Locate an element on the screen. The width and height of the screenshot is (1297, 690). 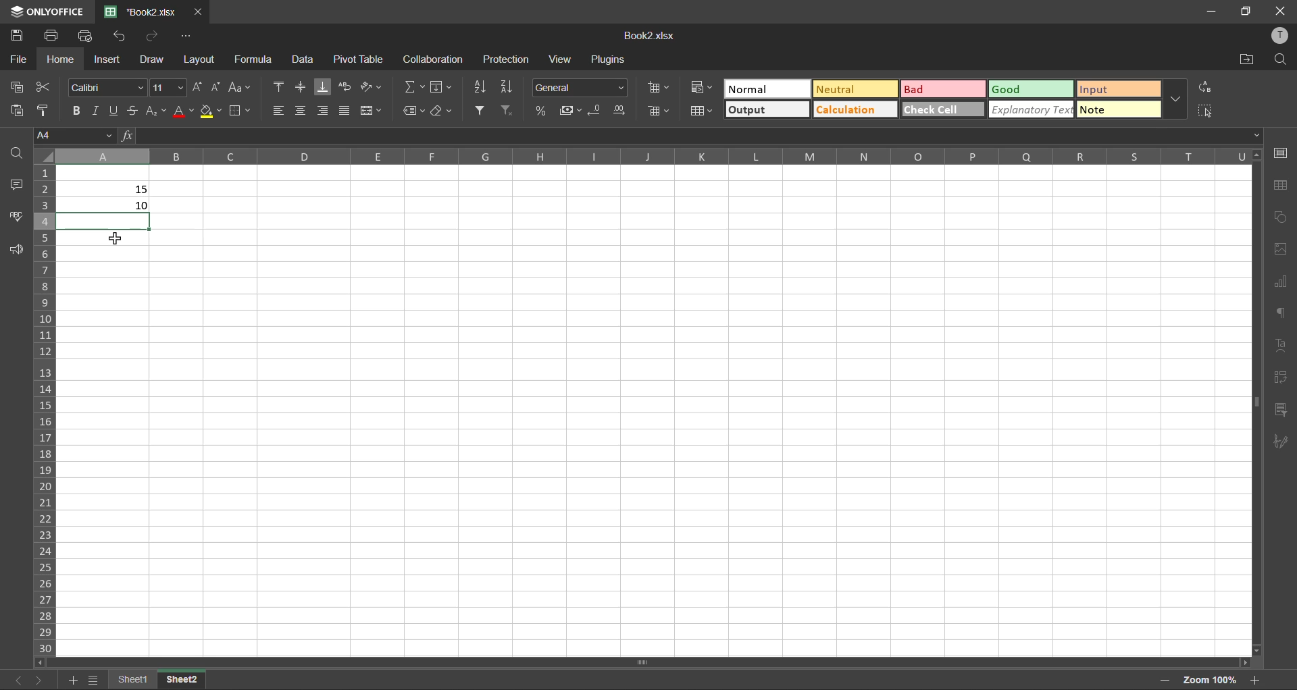
fields is located at coordinates (440, 87).